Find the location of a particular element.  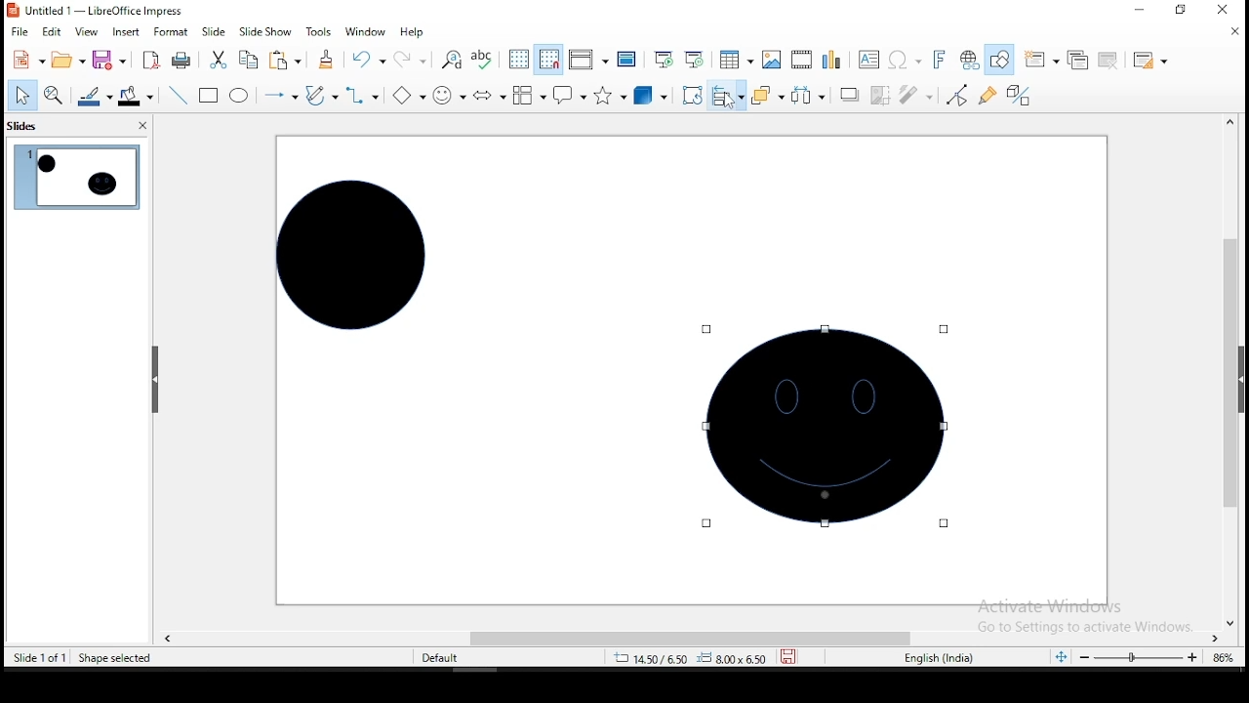

slides is located at coordinates (23, 128).